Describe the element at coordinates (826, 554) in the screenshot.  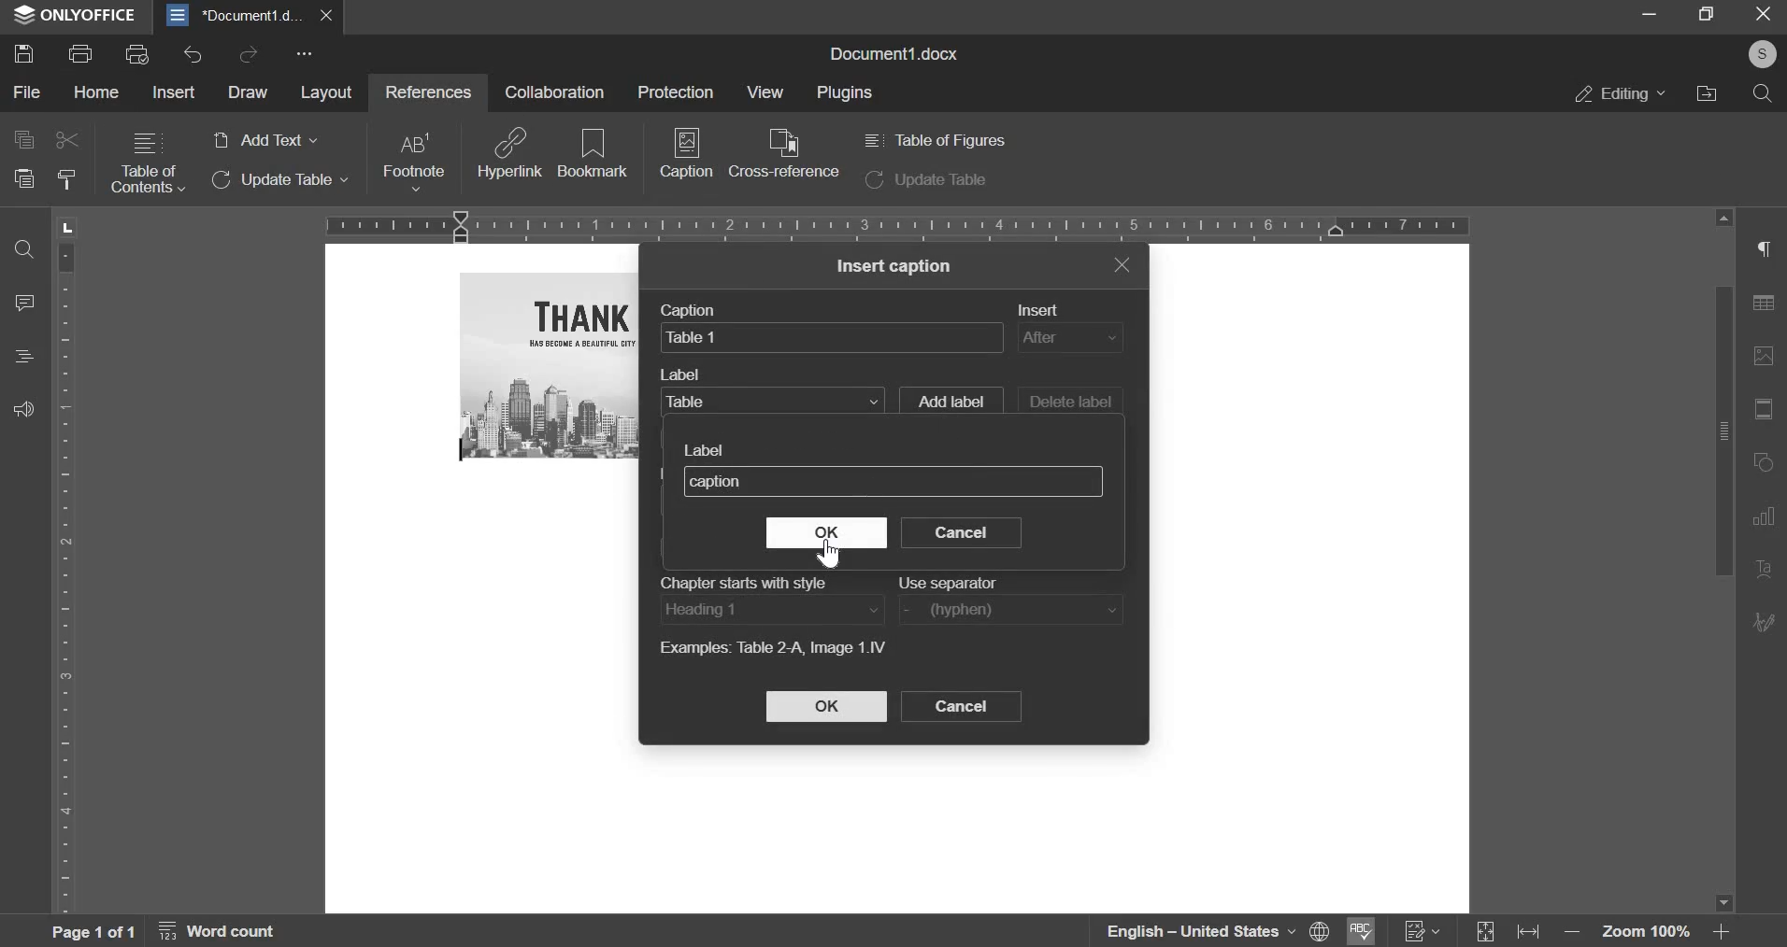
I see `mouse pointer` at that location.